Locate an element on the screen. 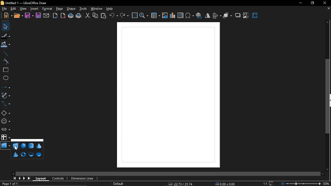  file is located at coordinates (4, 9).